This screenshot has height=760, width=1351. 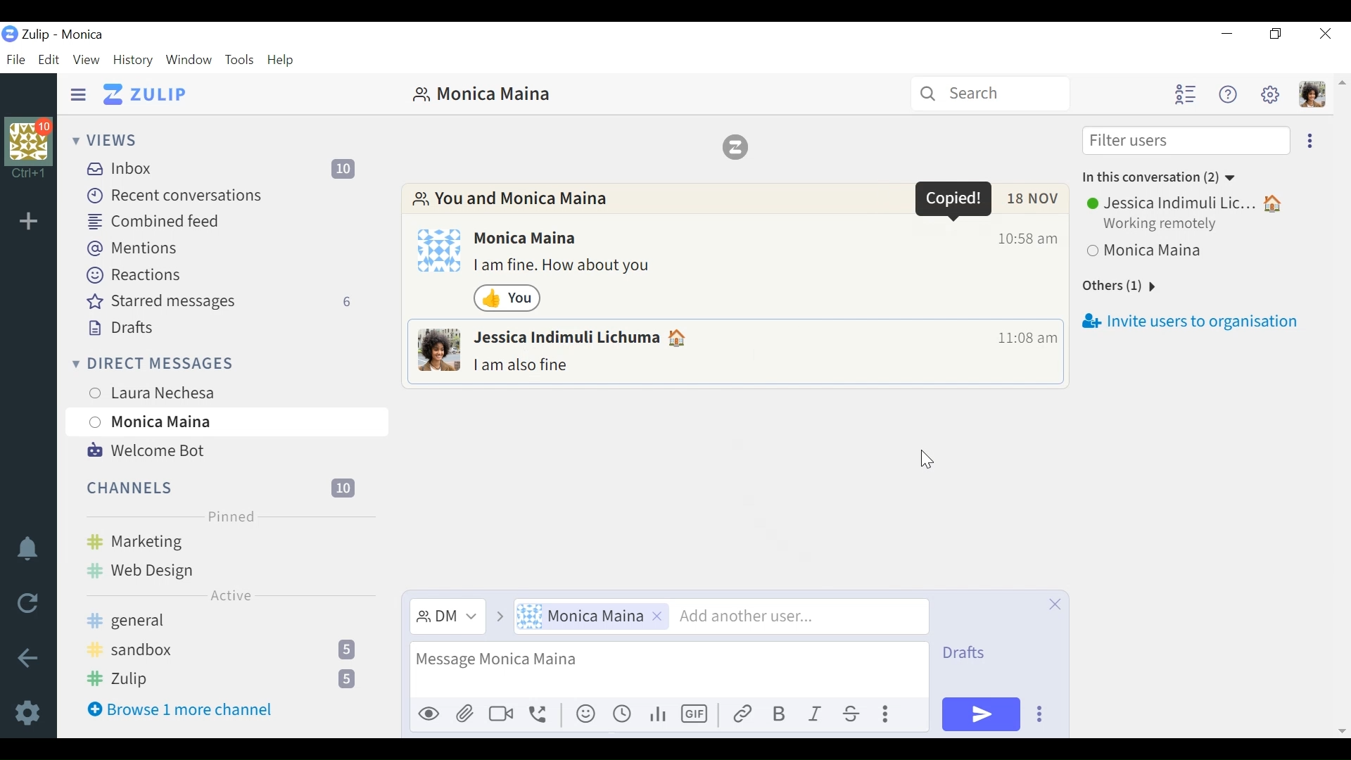 I want to click on You and Monica Maina, so click(x=513, y=200).